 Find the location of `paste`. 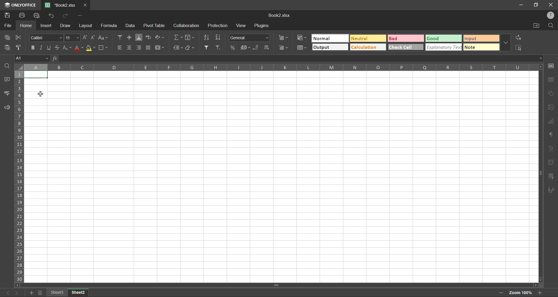

paste is located at coordinates (9, 48).